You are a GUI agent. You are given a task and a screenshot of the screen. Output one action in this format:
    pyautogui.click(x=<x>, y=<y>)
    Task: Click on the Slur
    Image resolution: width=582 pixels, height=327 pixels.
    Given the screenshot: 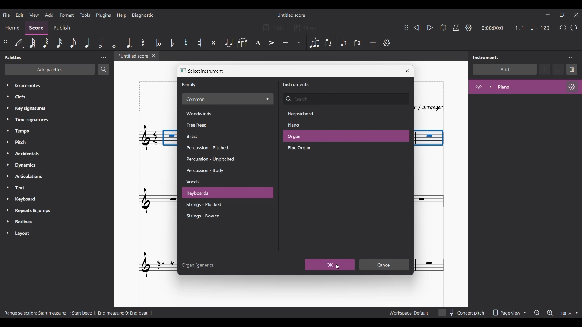 What is the action you would take?
    pyautogui.click(x=242, y=43)
    